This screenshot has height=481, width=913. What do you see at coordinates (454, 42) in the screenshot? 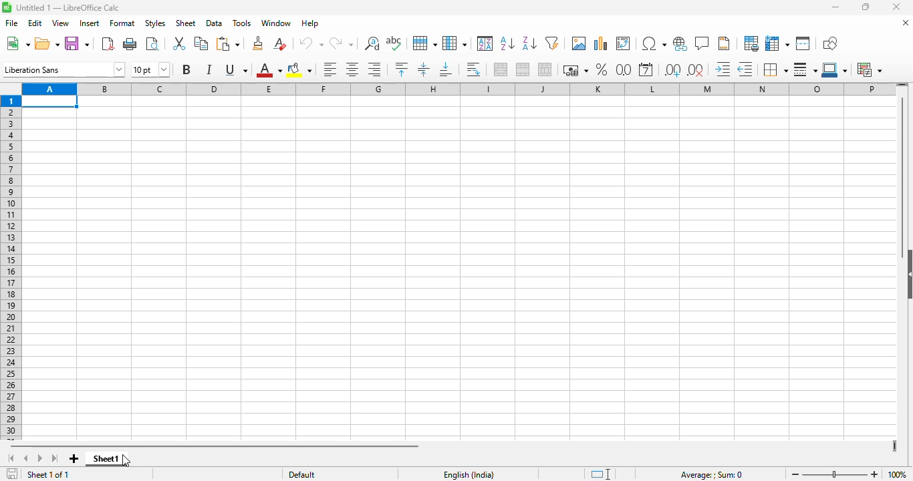
I see `column` at bounding box center [454, 42].